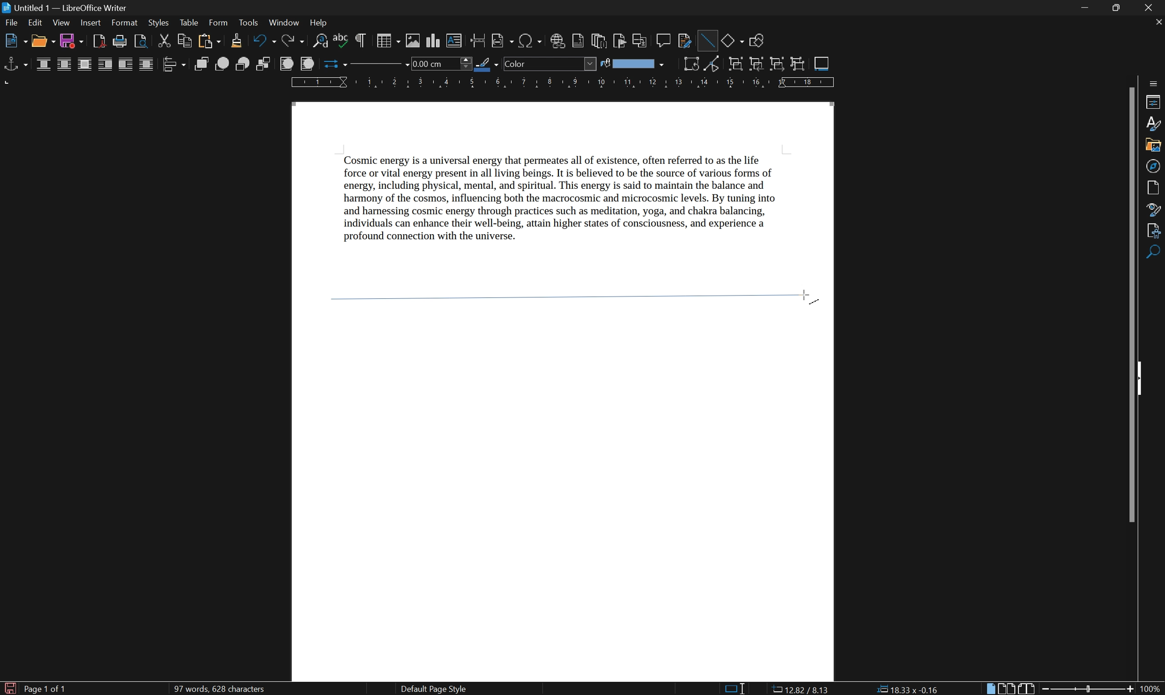 This screenshot has width=1165, height=695. I want to click on single page view, so click(991, 689).